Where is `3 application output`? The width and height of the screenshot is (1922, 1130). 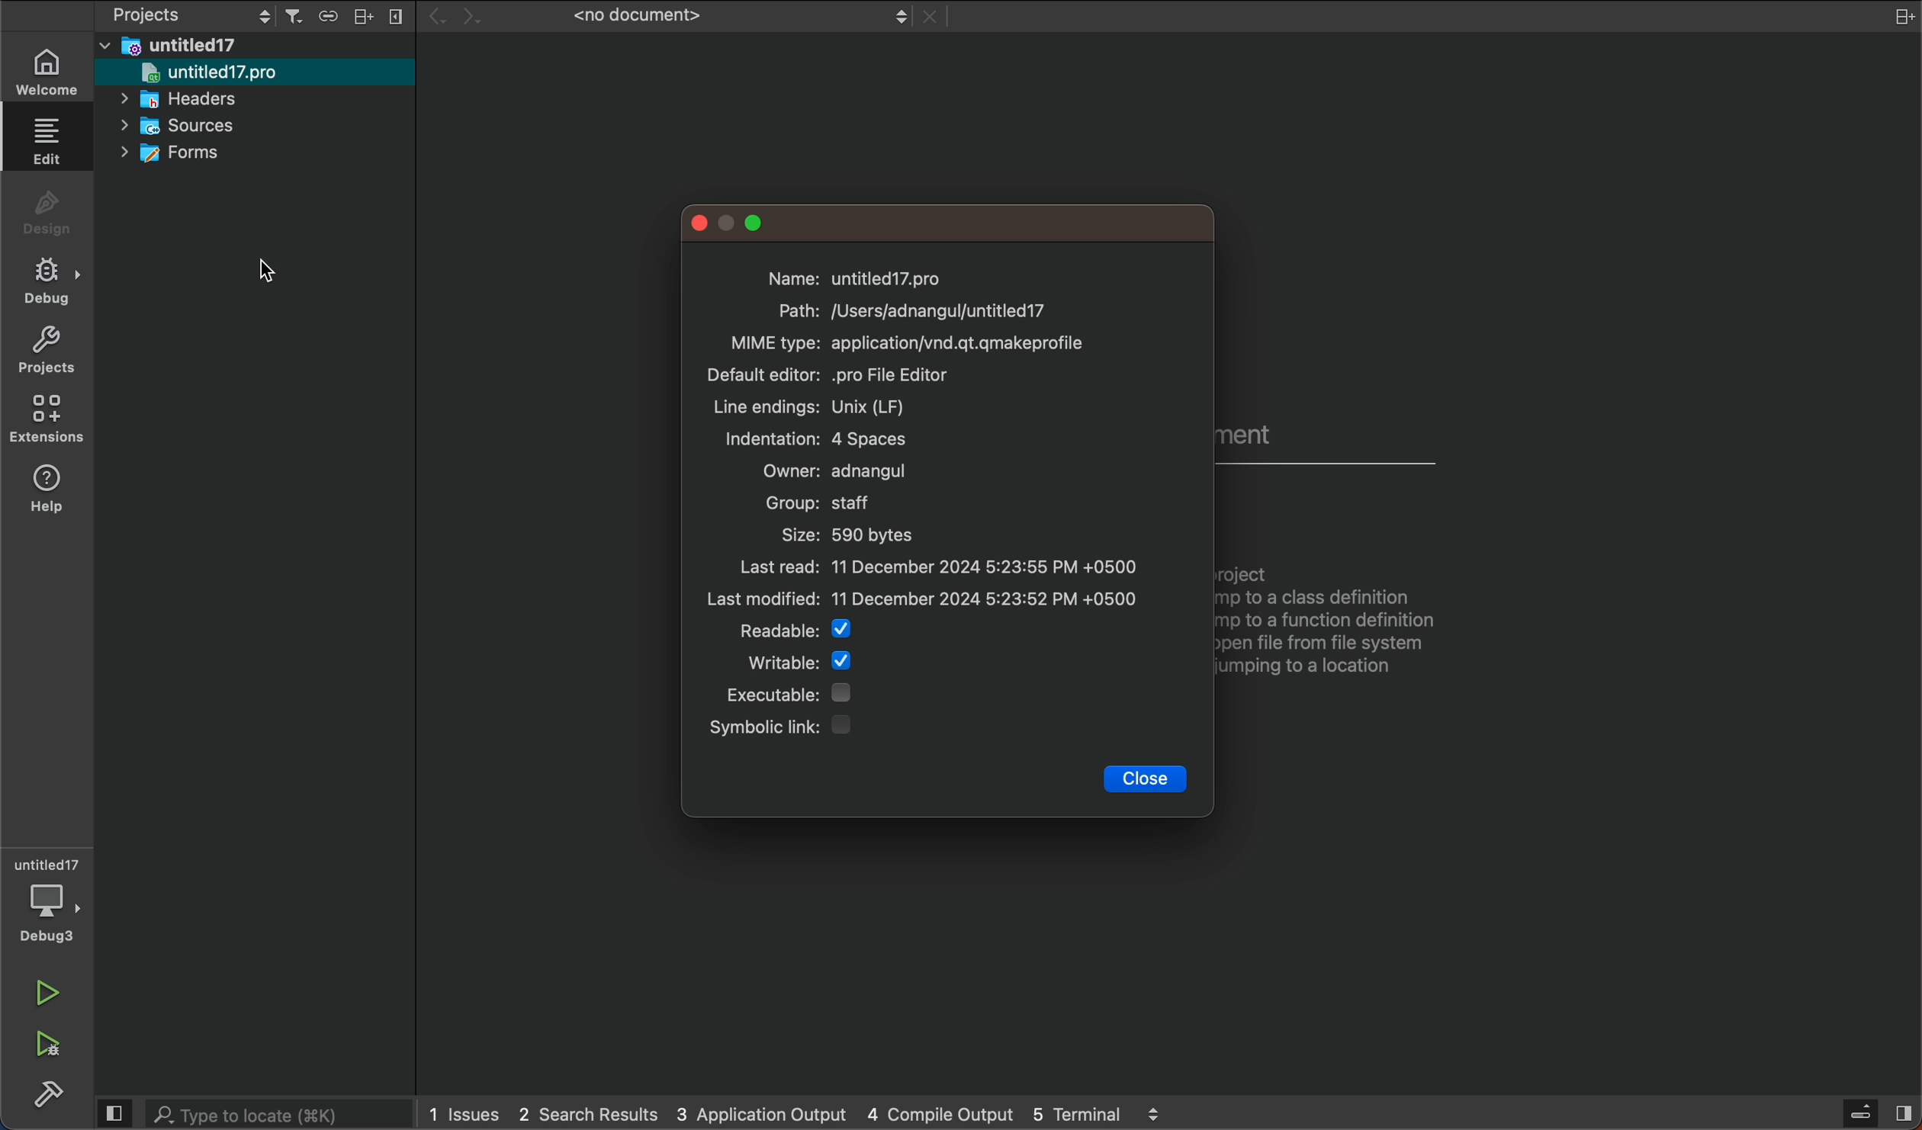
3 application output is located at coordinates (766, 1115).